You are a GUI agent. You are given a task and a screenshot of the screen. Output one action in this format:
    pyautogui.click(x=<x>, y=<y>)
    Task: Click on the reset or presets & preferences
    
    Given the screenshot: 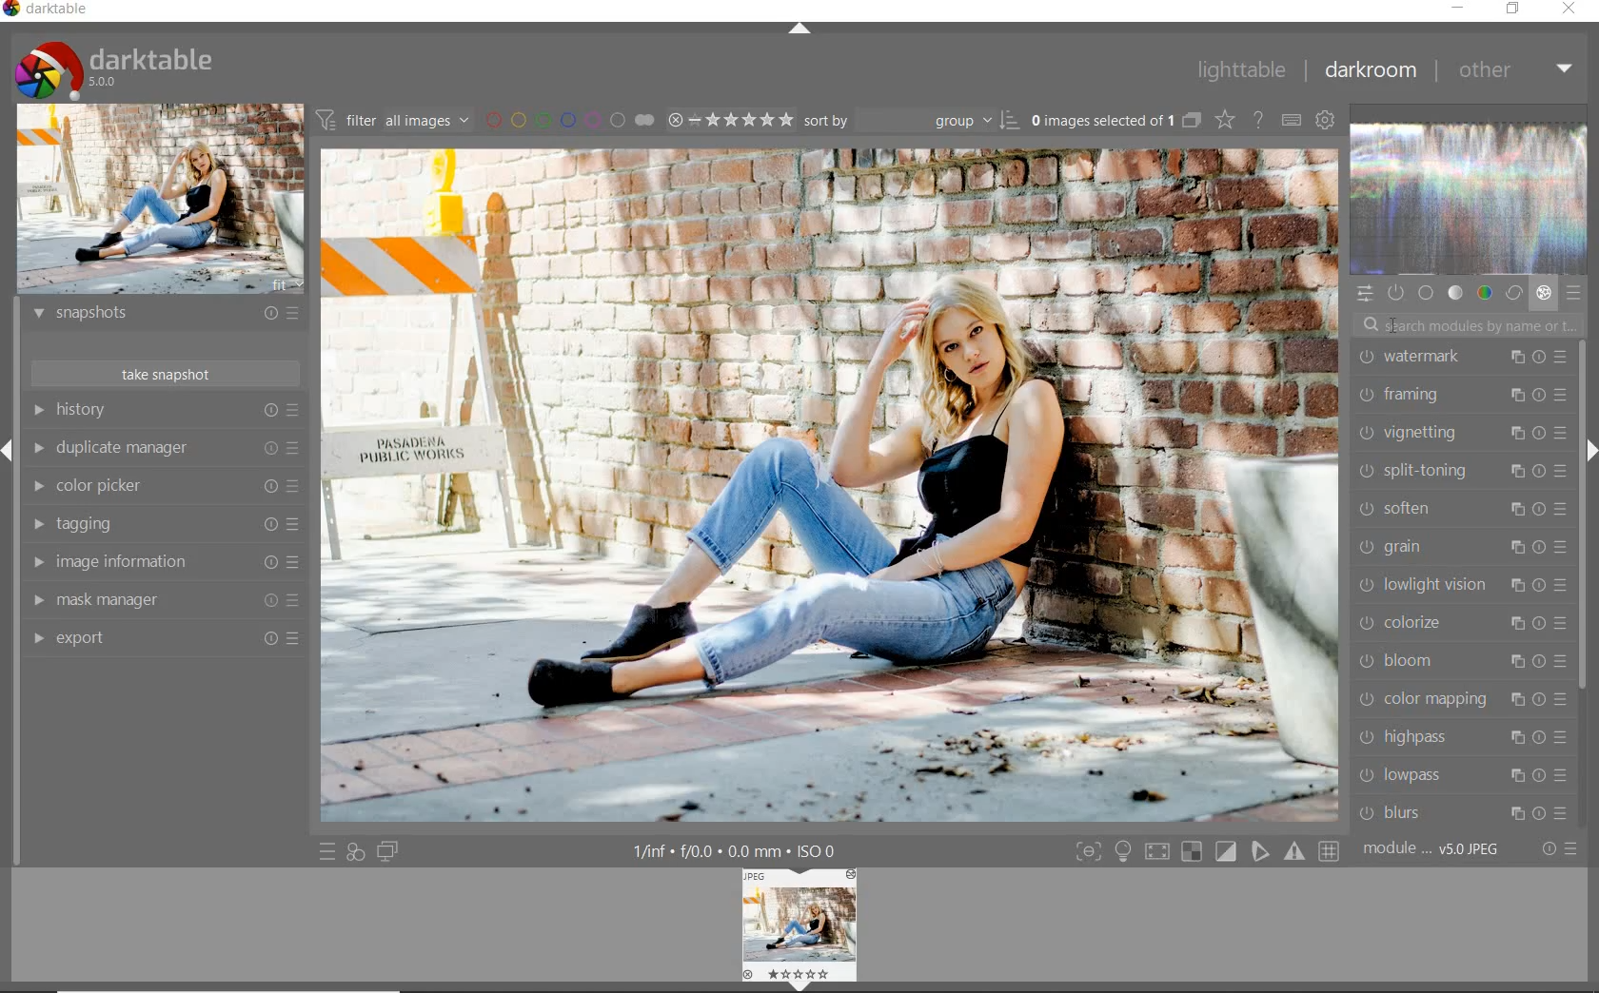 What is the action you would take?
    pyautogui.click(x=1556, y=849)
    